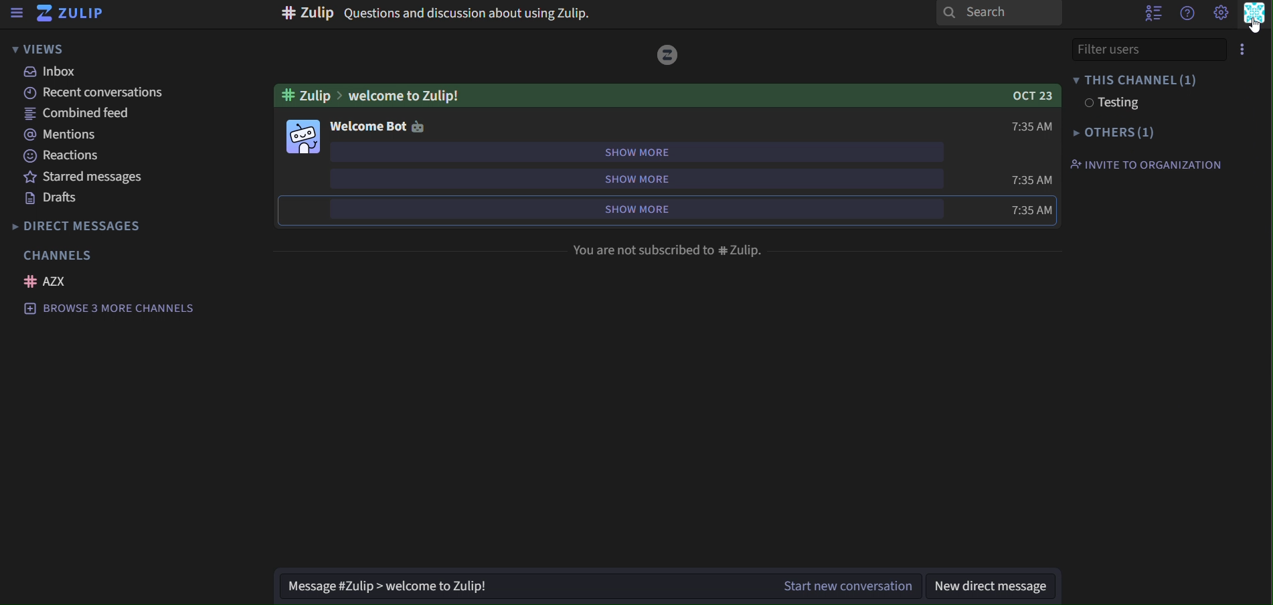 This screenshot has height=605, width=1273. What do you see at coordinates (443, 13) in the screenshot?
I see `#zulip Question and discussion` at bounding box center [443, 13].